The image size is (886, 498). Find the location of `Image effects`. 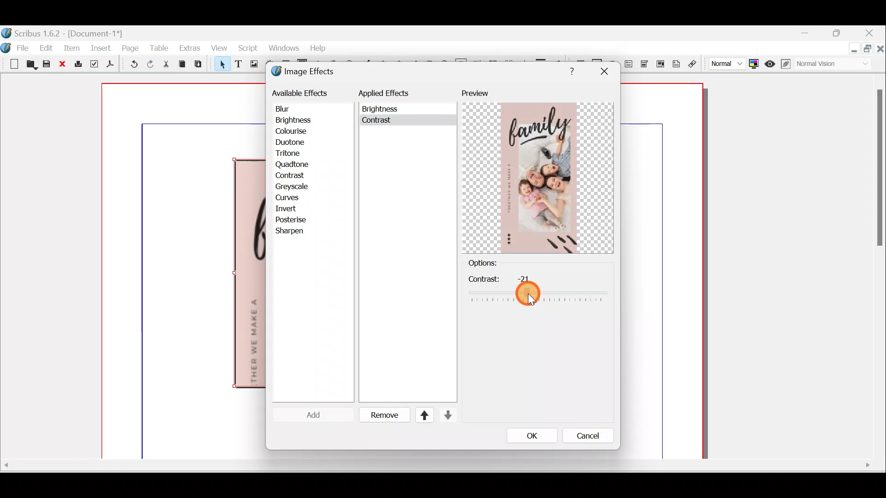

Image effects is located at coordinates (308, 72).